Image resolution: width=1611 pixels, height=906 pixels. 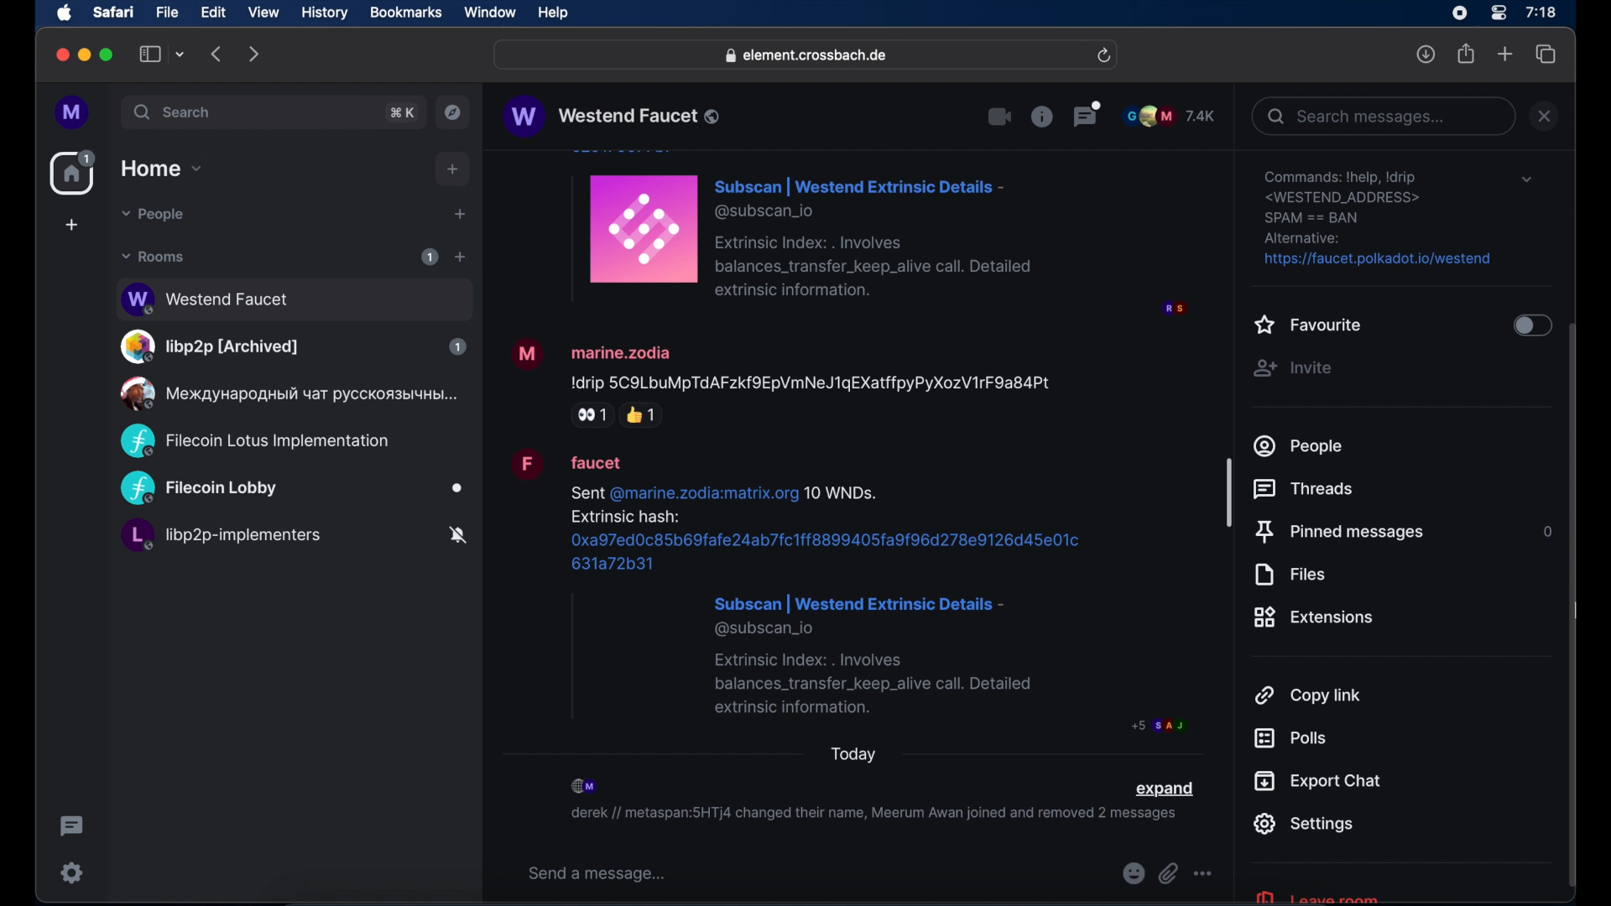 What do you see at coordinates (1290, 738) in the screenshot?
I see `polls` at bounding box center [1290, 738].